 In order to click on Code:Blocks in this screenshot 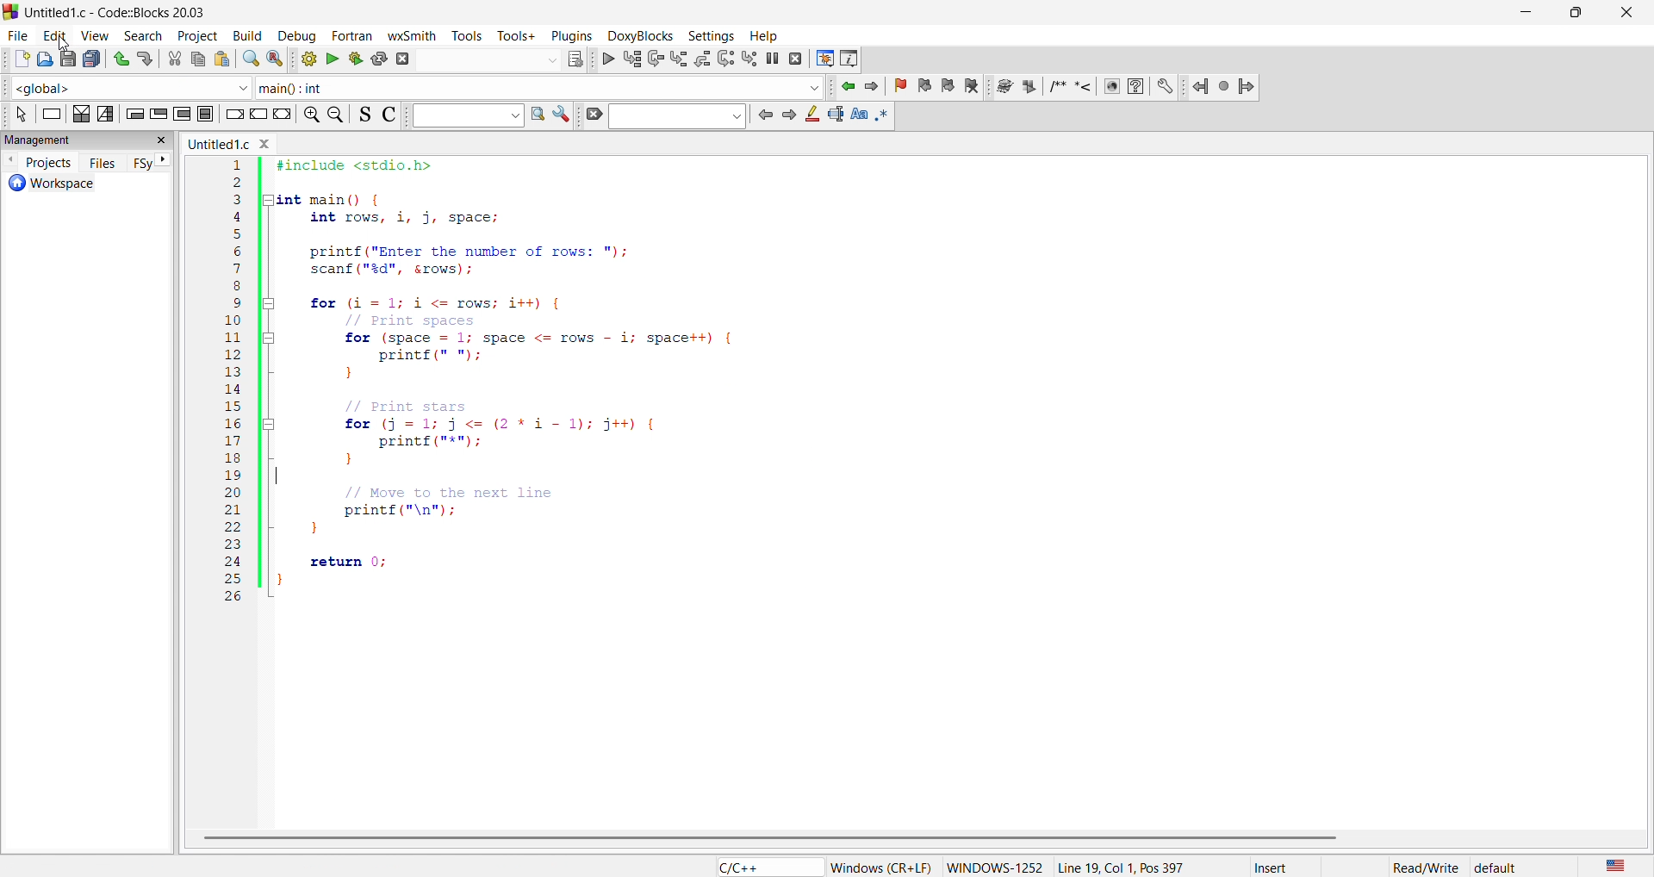, I will do `click(14, 10)`.